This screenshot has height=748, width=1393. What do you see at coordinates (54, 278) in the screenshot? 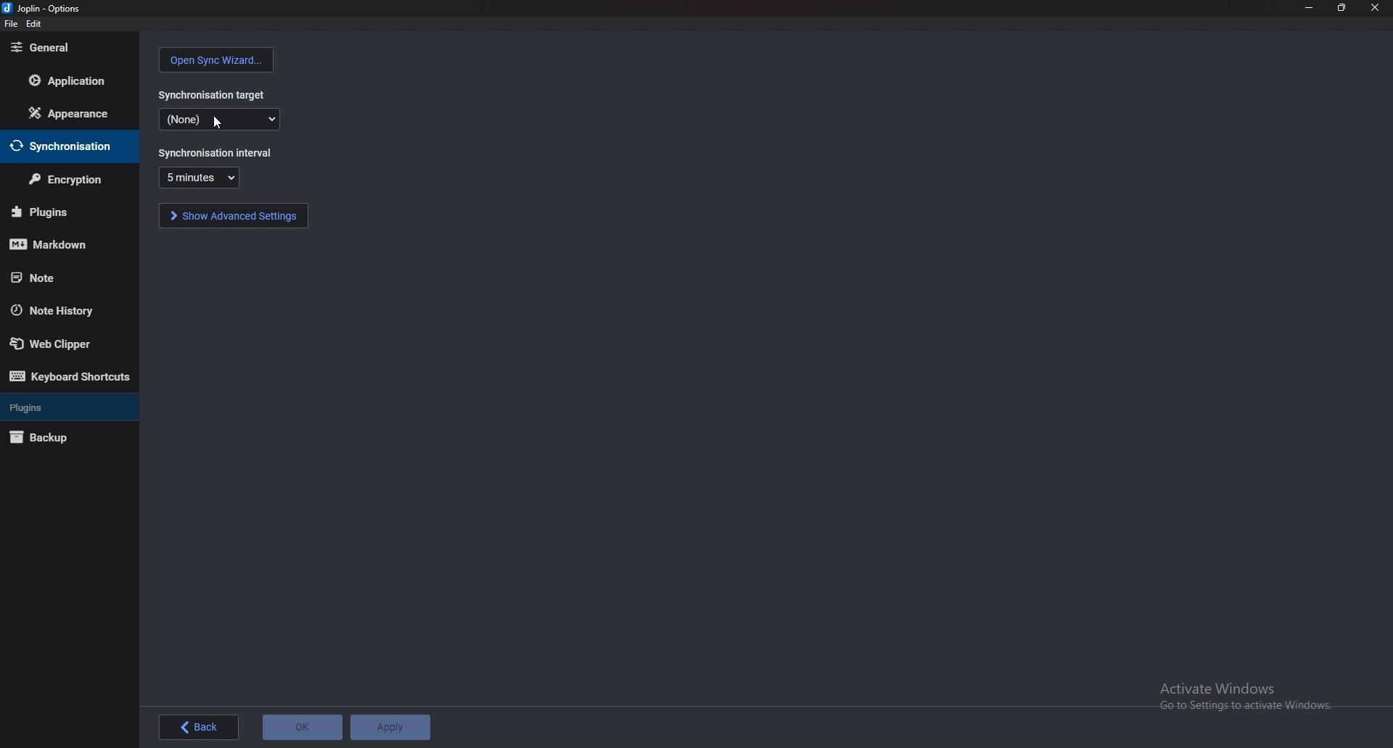
I see `note` at bounding box center [54, 278].